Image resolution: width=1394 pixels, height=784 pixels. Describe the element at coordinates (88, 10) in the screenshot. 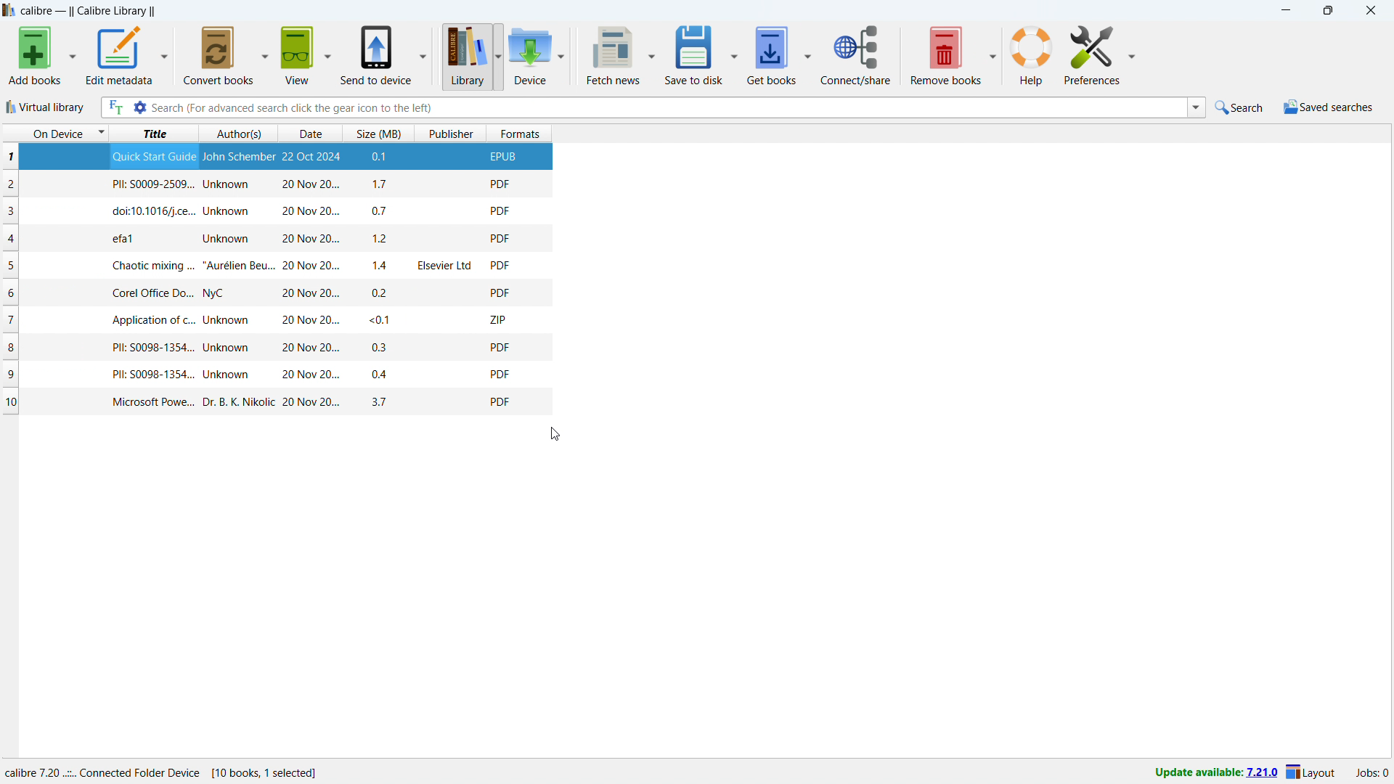

I see `title` at that location.